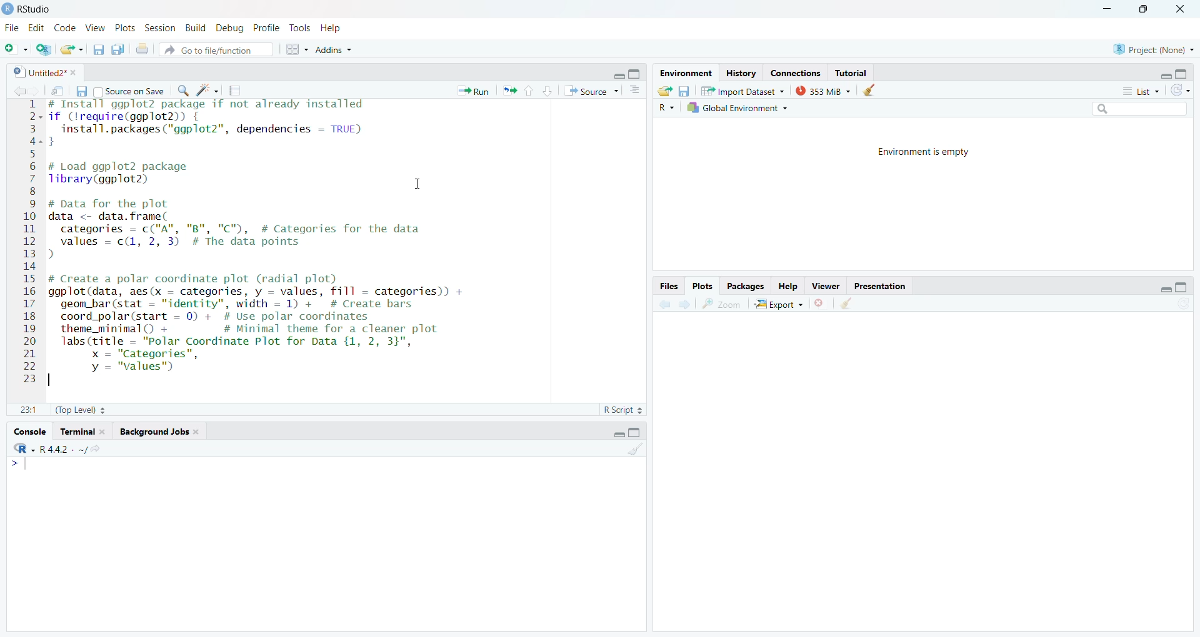  What do you see at coordinates (142, 51) in the screenshot?
I see `print the current file` at bounding box center [142, 51].